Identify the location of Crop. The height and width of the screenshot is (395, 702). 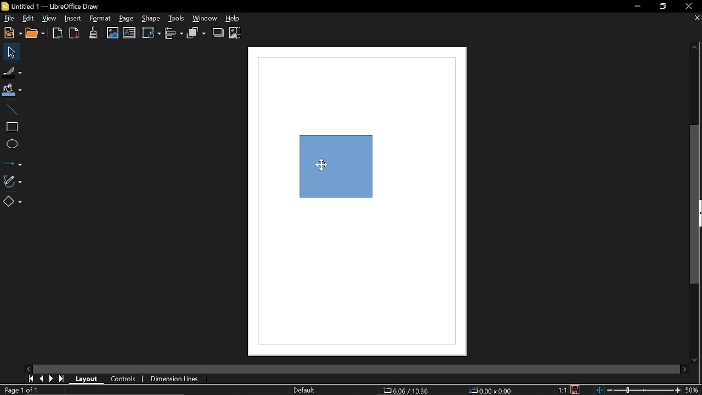
(235, 33).